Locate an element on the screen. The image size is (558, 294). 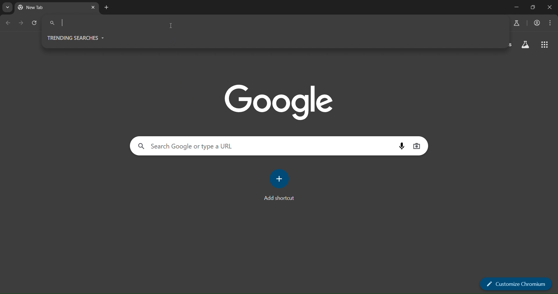
minimize is located at coordinates (517, 7).